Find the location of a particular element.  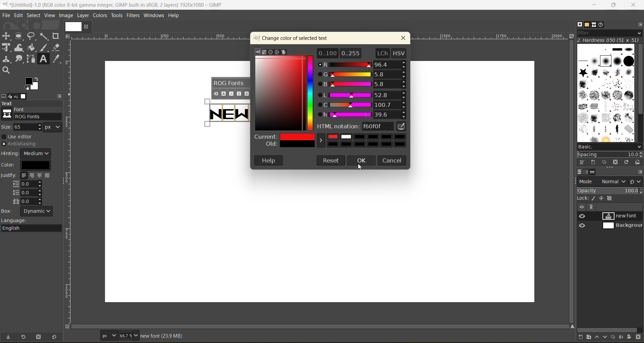

text is located at coordinates (225, 113).